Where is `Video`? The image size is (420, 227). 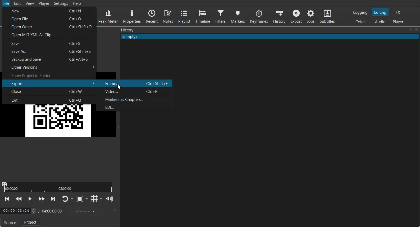 Video is located at coordinates (117, 92).